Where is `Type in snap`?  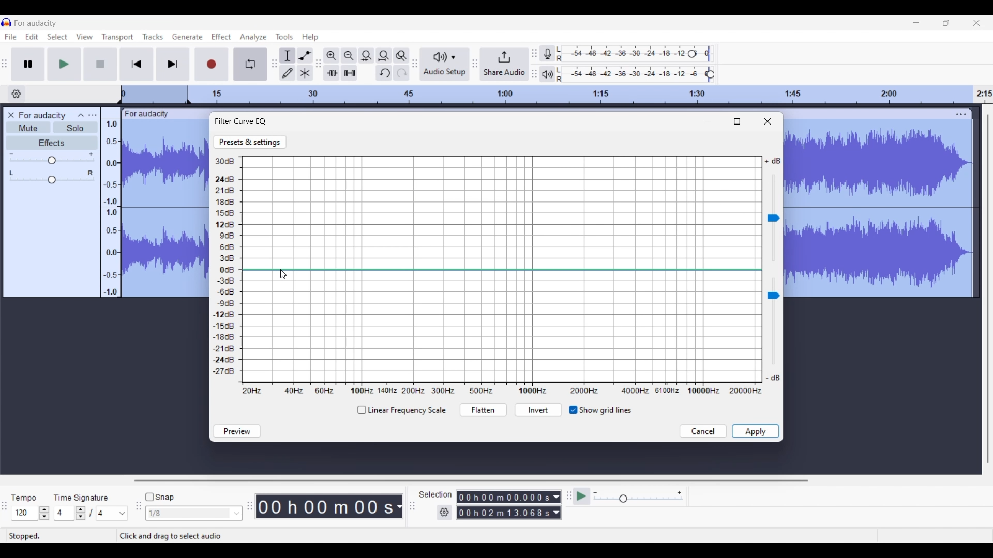
Type in snap is located at coordinates (189, 514).